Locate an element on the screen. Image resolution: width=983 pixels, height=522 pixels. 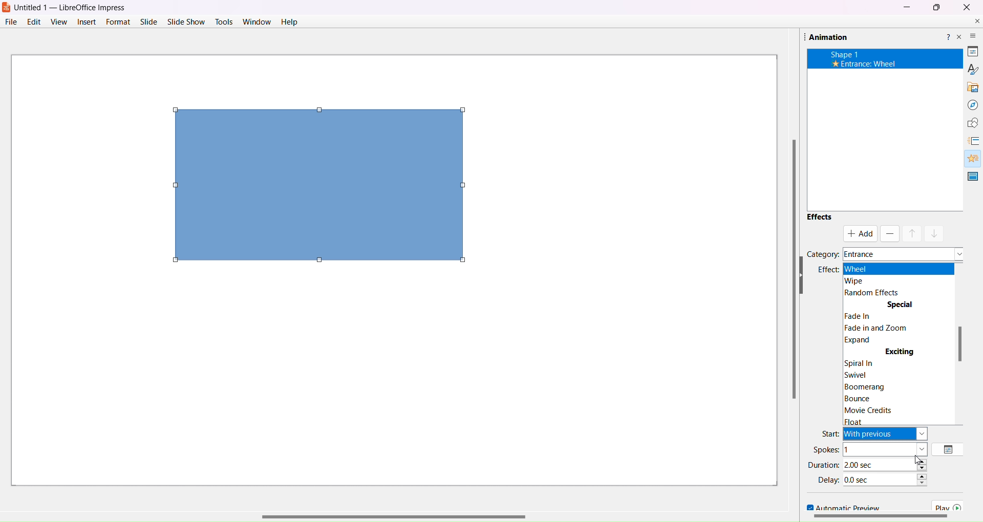
Add is located at coordinates (862, 233).